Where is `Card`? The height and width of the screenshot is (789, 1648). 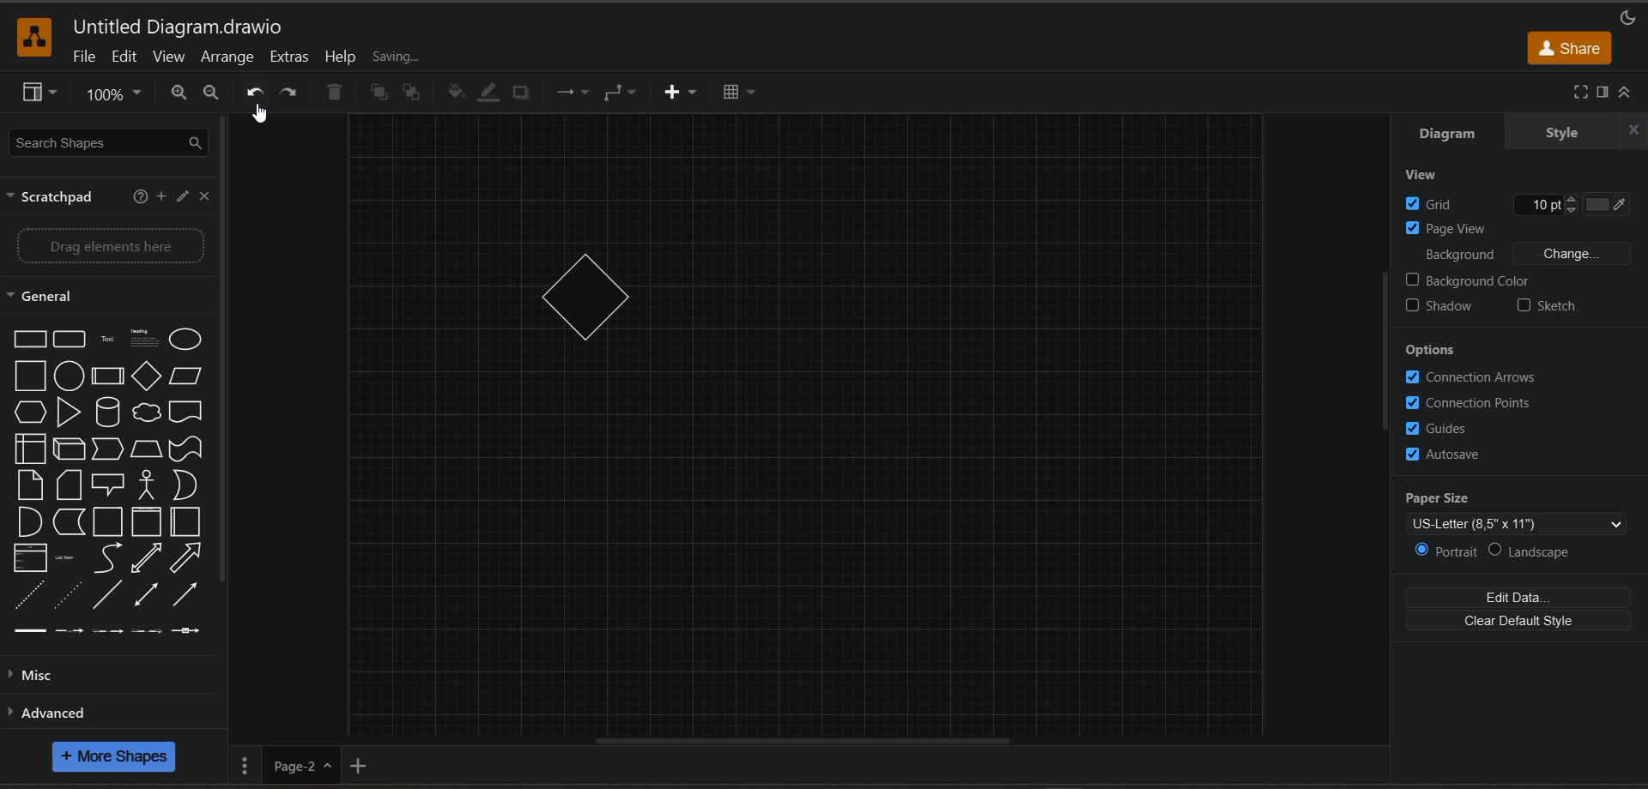 Card is located at coordinates (67, 485).